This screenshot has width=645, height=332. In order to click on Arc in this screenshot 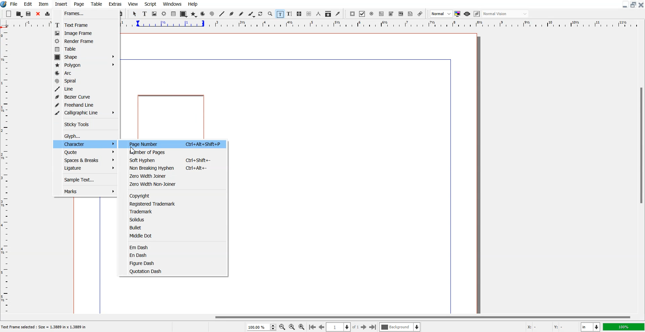, I will do `click(86, 73)`.